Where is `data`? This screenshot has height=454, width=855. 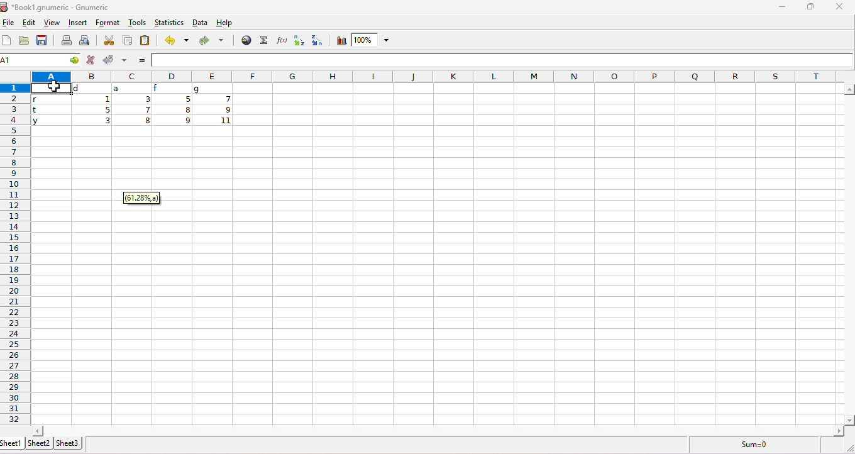 data is located at coordinates (200, 23).